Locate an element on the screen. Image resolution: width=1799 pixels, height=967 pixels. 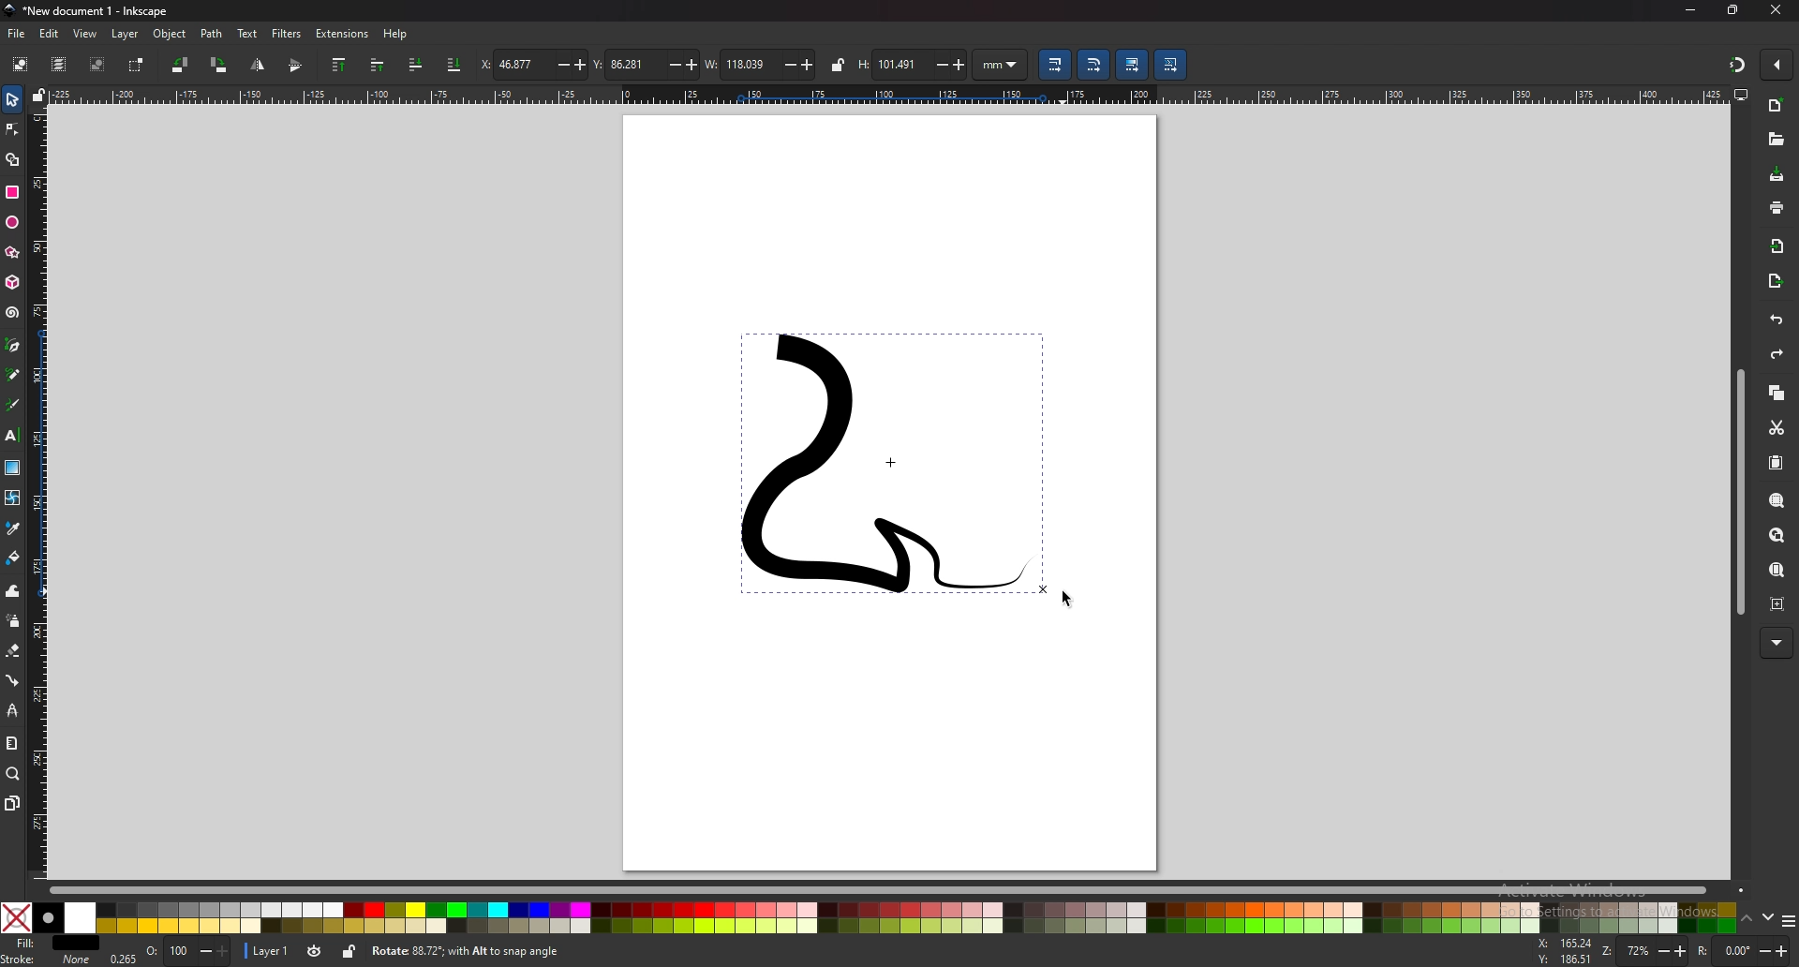
unit is located at coordinates (1001, 66).